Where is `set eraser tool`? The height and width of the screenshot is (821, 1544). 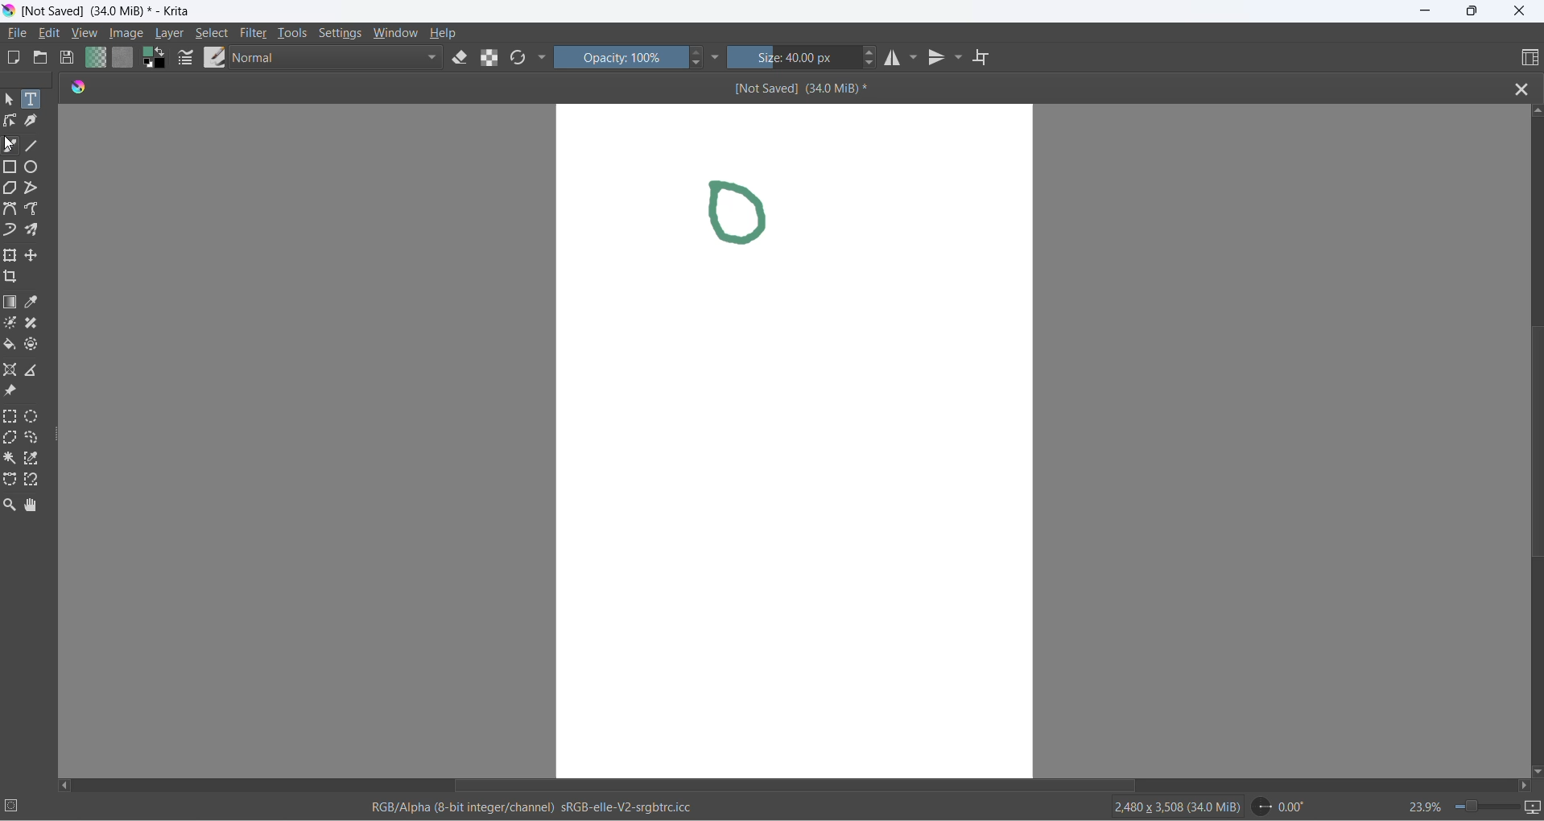
set eraser tool is located at coordinates (460, 58).